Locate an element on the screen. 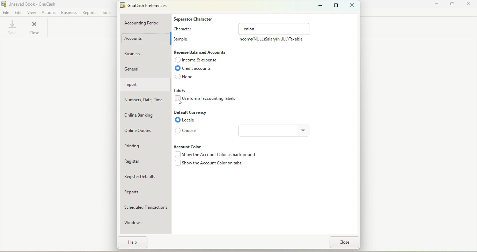 The height and width of the screenshot is (252, 477). Drop down is located at coordinates (304, 131).